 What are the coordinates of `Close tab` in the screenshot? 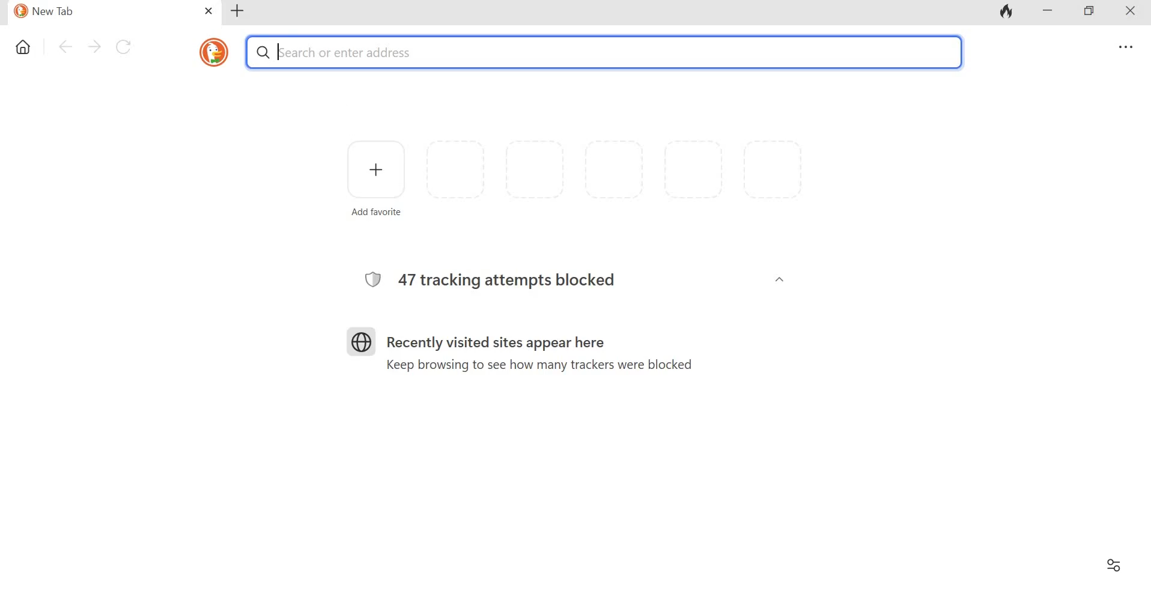 It's located at (208, 11).